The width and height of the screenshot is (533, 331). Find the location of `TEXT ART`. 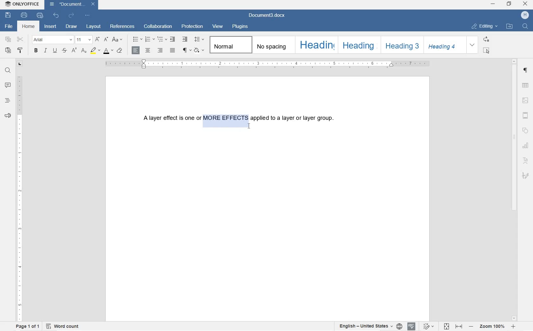

TEXT ART is located at coordinates (526, 160).